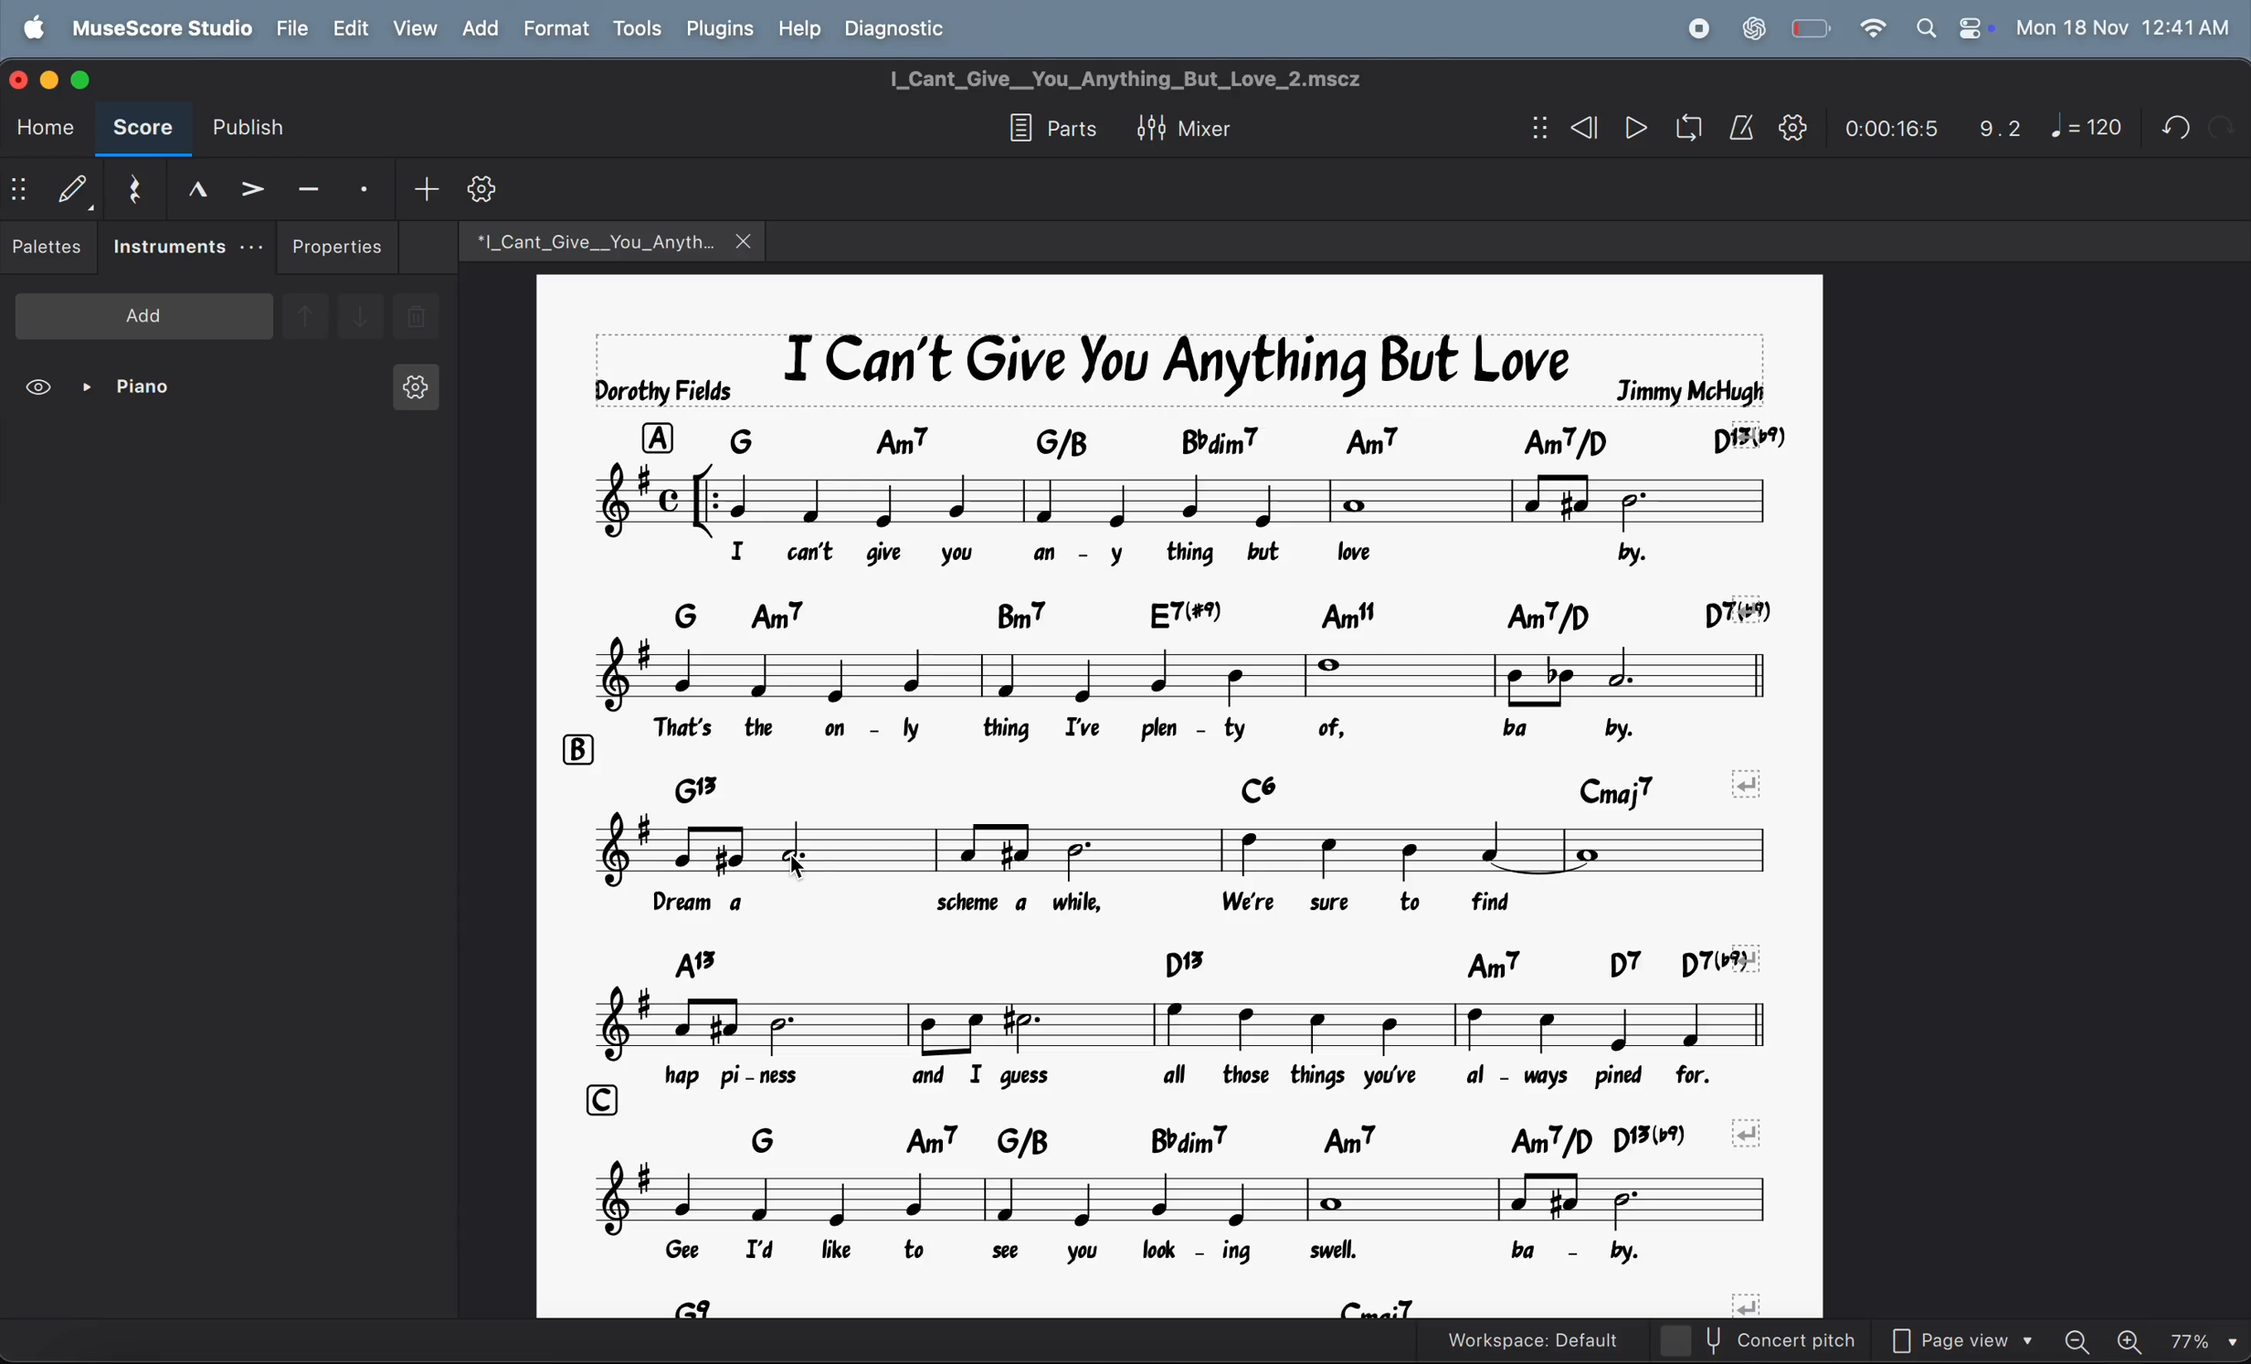  I want to click on chord symbols, so click(1257, 440).